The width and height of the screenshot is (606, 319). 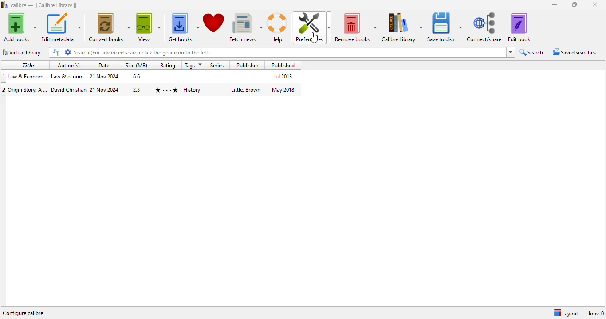 What do you see at coordinates (61, 27) in the screenshot?
I see `edit metadata` at bounding box center [61, 27].